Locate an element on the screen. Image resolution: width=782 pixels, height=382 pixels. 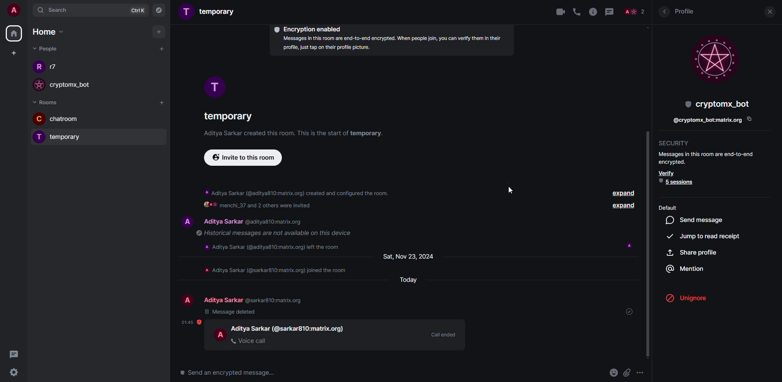
profile image is located at coordinates (40, 85).